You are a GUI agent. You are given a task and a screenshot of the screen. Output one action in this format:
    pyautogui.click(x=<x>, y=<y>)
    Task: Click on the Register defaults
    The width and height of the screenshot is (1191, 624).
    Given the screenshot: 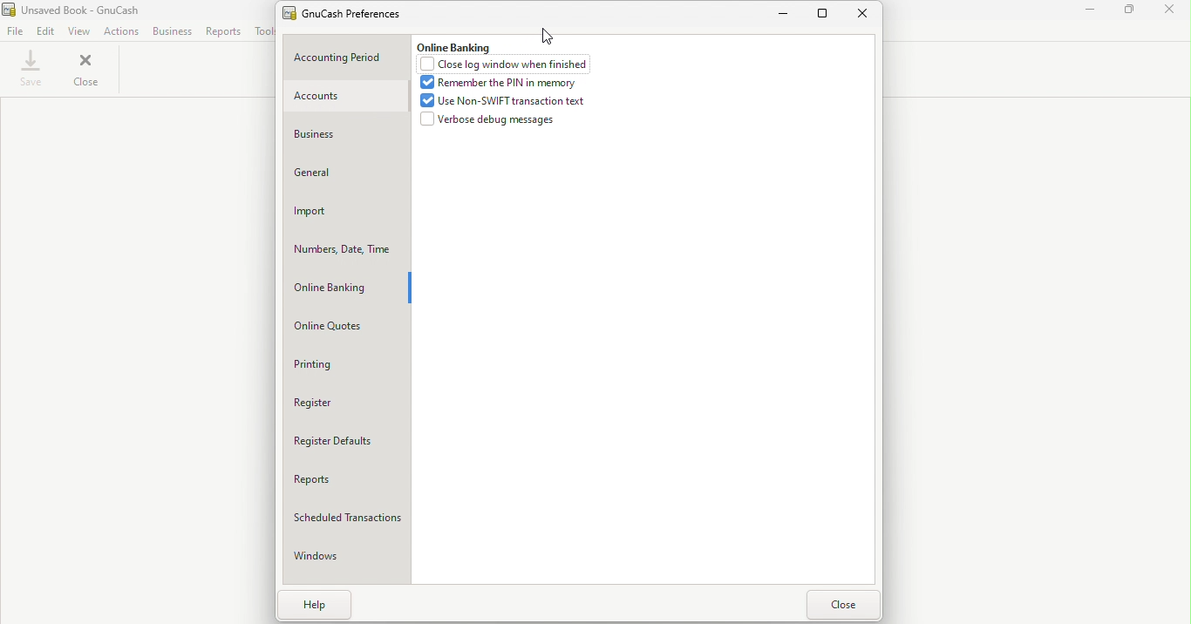 What is the action you would take?
    pyautogui.click(x=348, y=443)
    